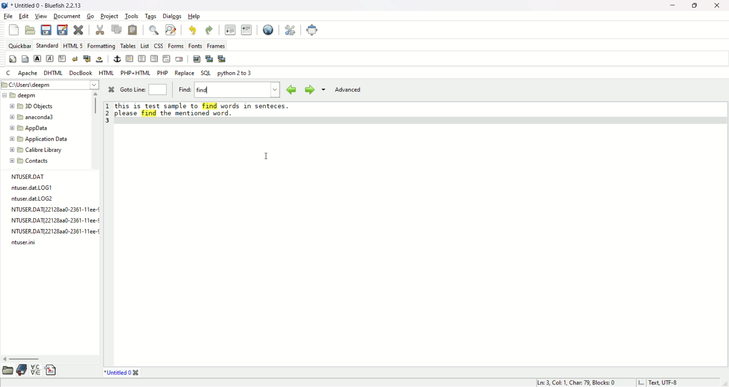  Describe the element at coordinates (62, 58) in the screenshot. I see `paragraph` at that location.